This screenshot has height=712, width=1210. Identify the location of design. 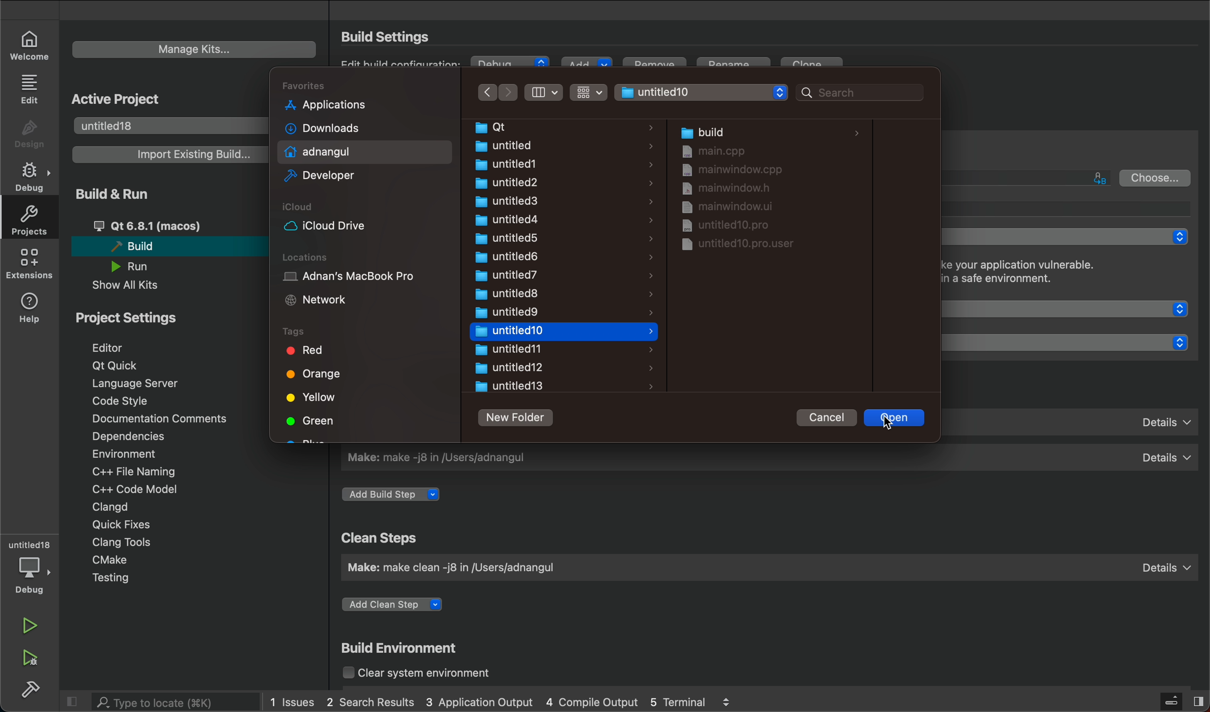
(28, 132).